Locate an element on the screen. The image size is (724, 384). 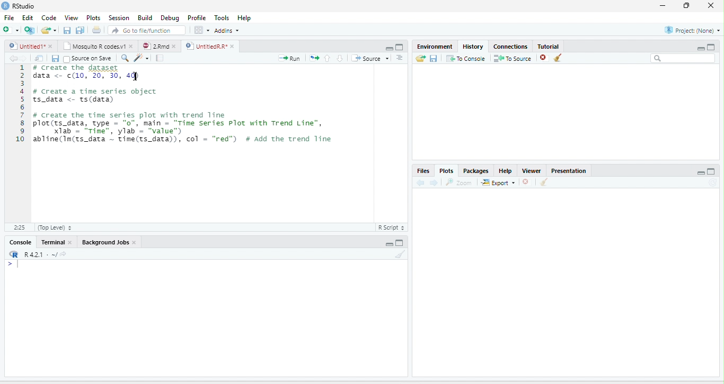
Code tools is located at coordinates (141, 58).